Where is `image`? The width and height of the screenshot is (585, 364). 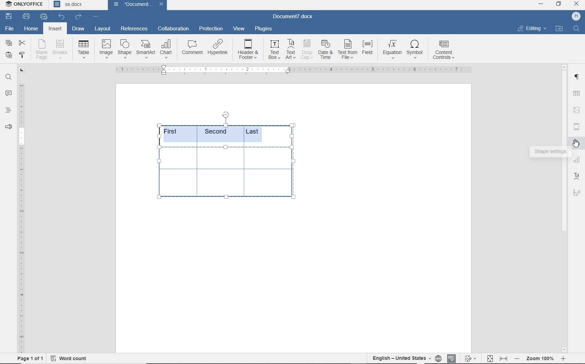
image is located at coordinates (107, 49).